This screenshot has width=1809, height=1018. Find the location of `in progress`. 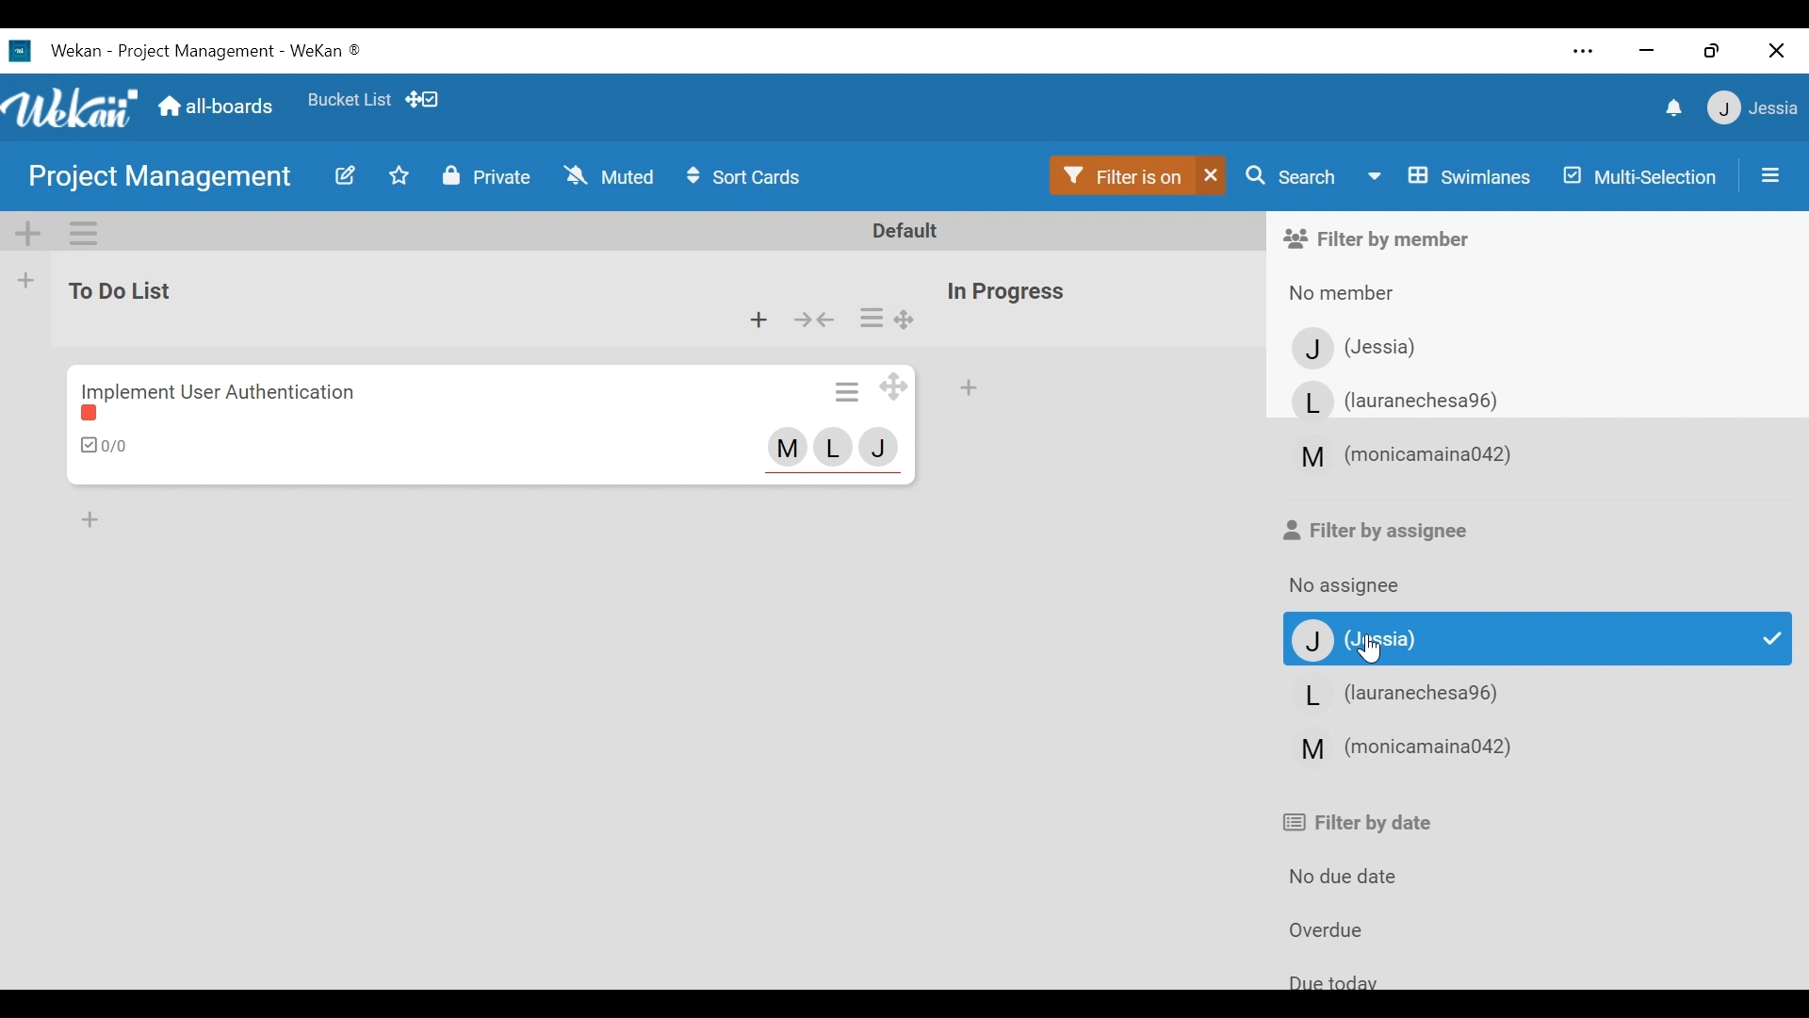

in progress is located at coordinates (1018, 288).